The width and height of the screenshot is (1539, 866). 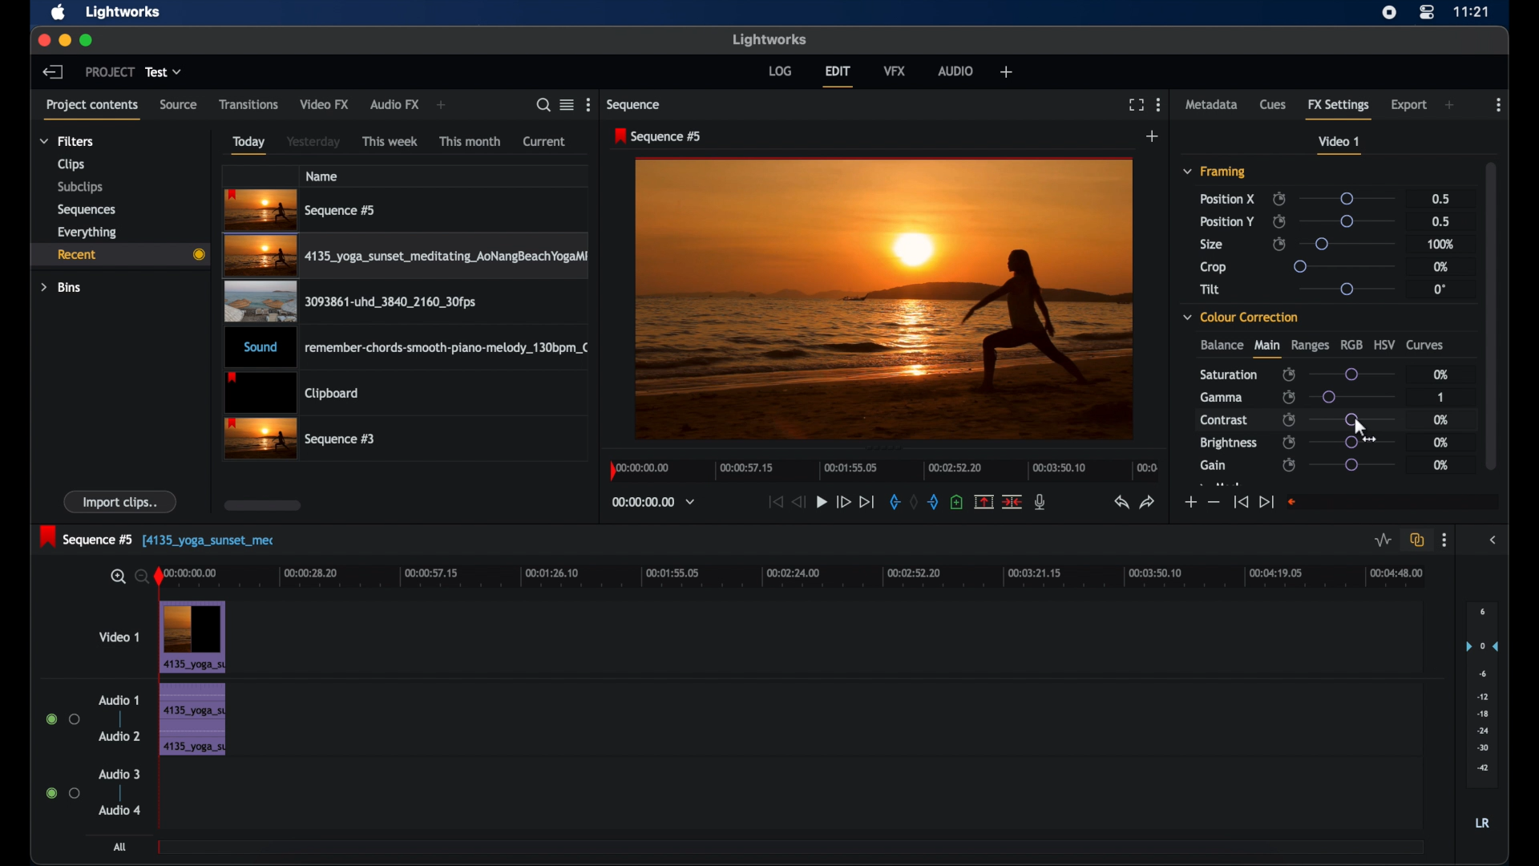 What do you see at coordinates (301, 210) in the screenshot?
I see `videoclip` at bounding box center [301, 210].